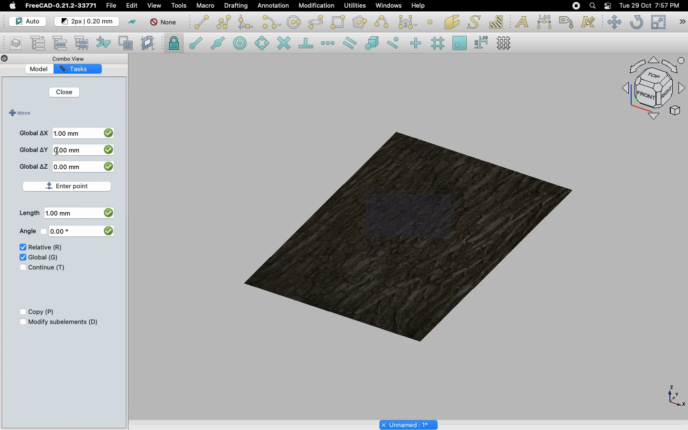 The height and width of the screenshot is (430, 688). Describe the element at coordinates (5, 59) in the screenshot. I see `Close` at that location.